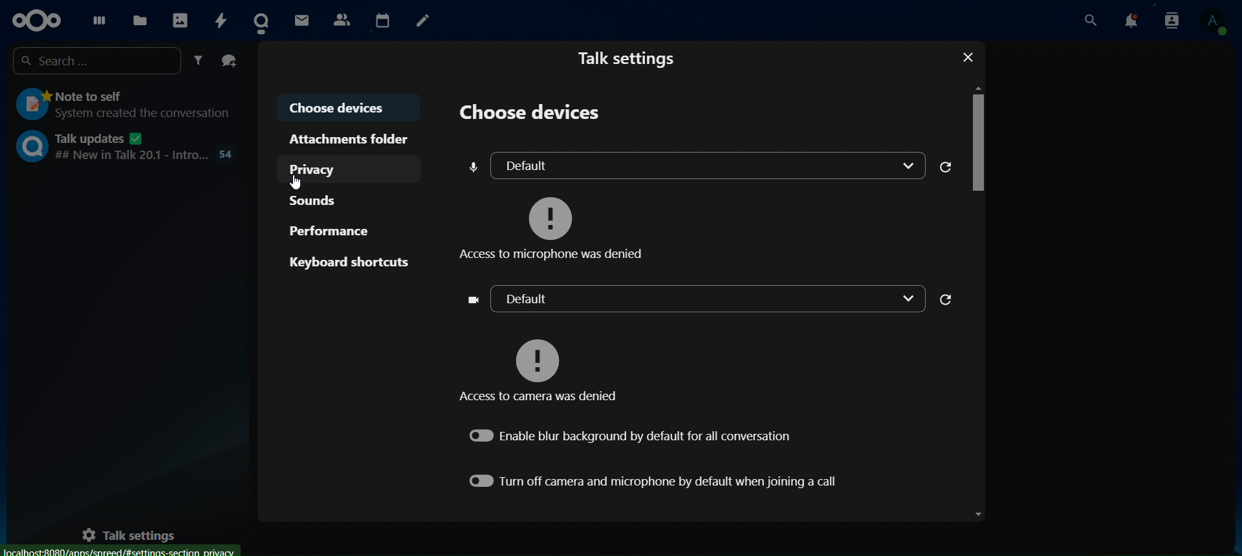  What do you see at coordinates (97, 20) in the screenshot?
I see `dashboard` at bounding box center [97, 20].